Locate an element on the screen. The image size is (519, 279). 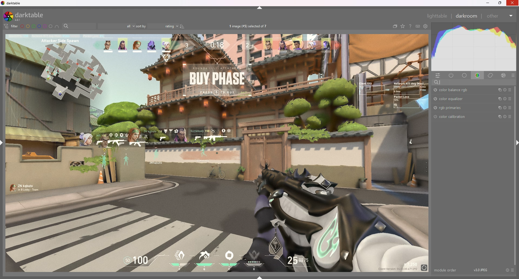
presets is located at coordinates (510, 90).